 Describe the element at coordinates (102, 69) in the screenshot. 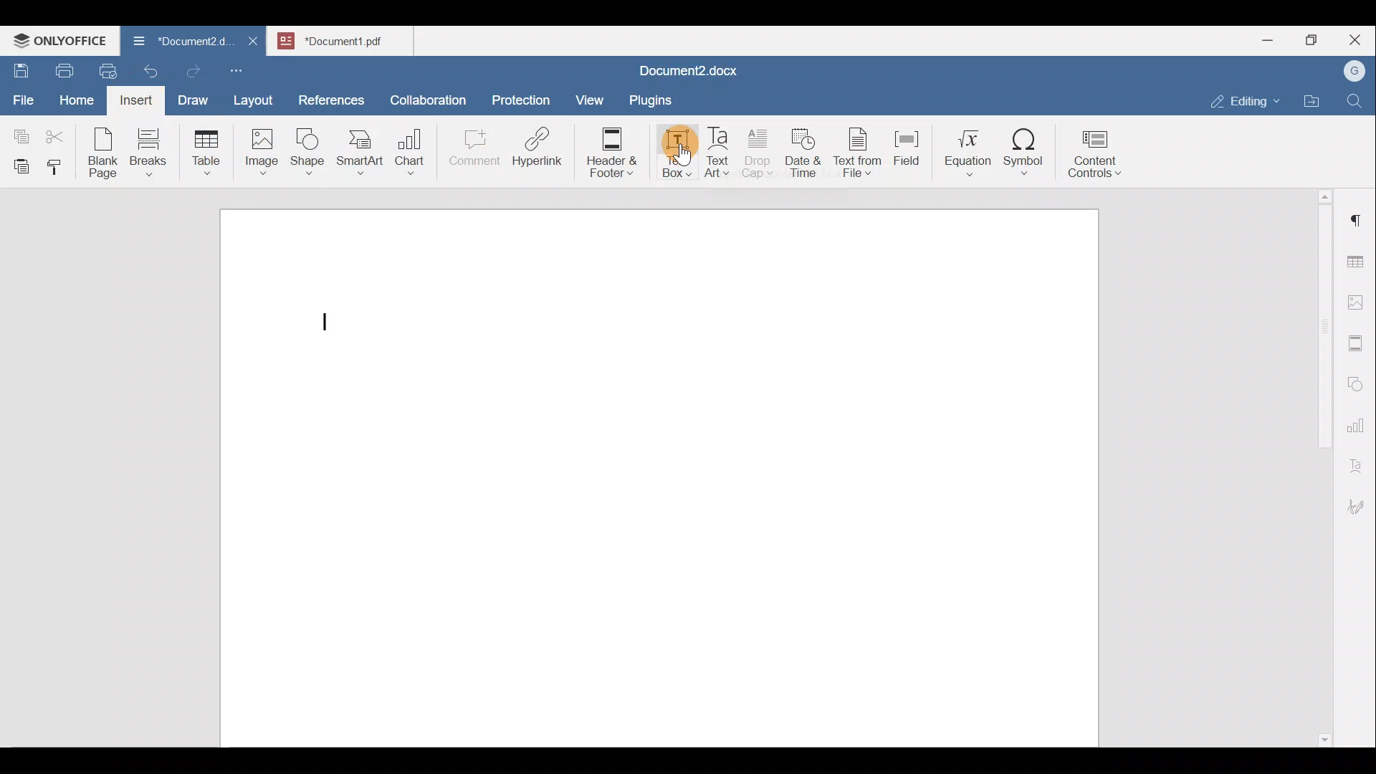

I see `Quick print` at that location.